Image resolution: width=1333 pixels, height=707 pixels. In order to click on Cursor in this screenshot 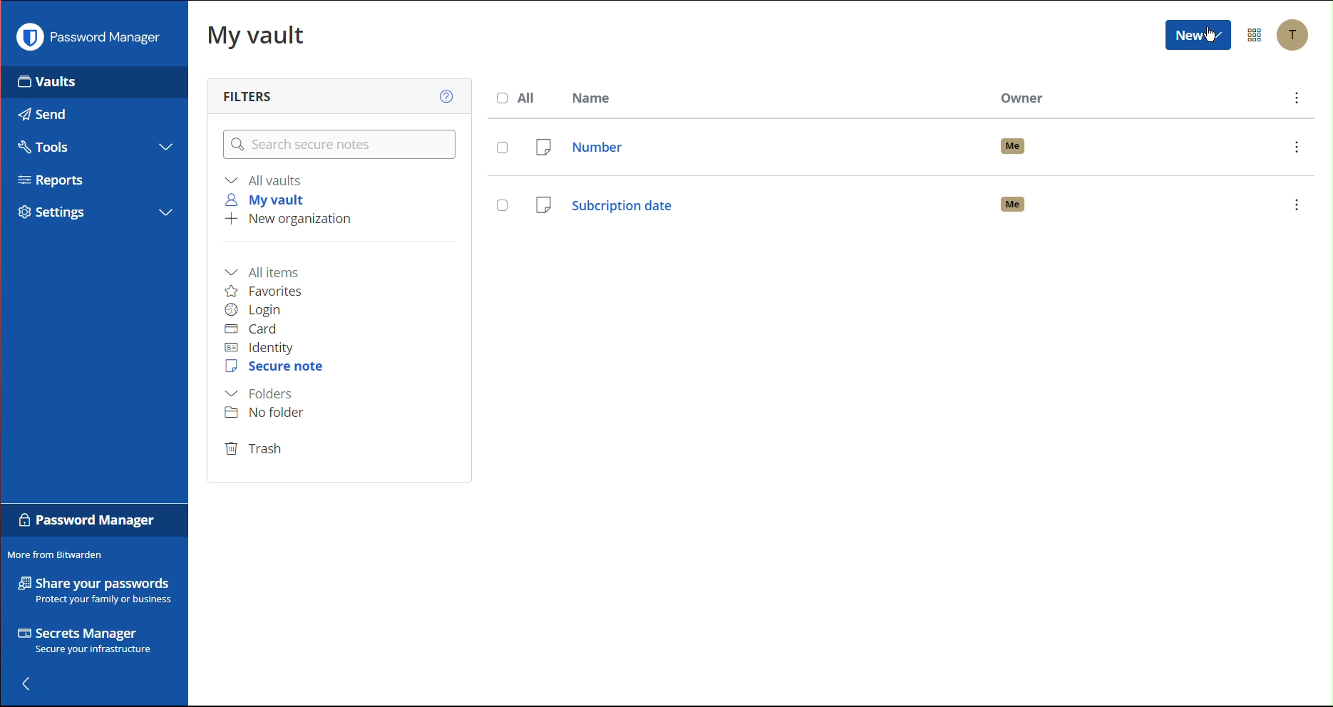, I will do `click(1209, 36)`.